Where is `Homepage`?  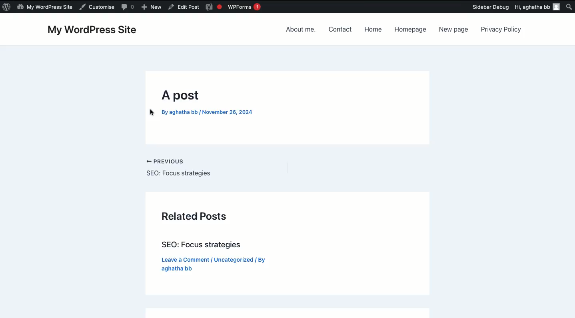 Homepage is located at coordinates (411, 29).